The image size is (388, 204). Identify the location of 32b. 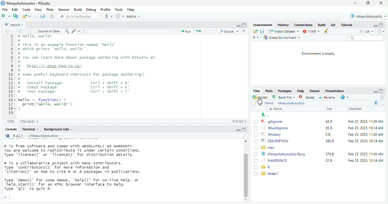
(331, 161).